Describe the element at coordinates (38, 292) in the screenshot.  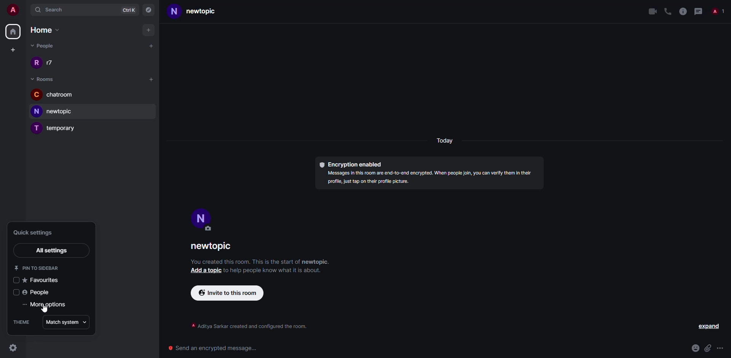
I see `people` at that location.